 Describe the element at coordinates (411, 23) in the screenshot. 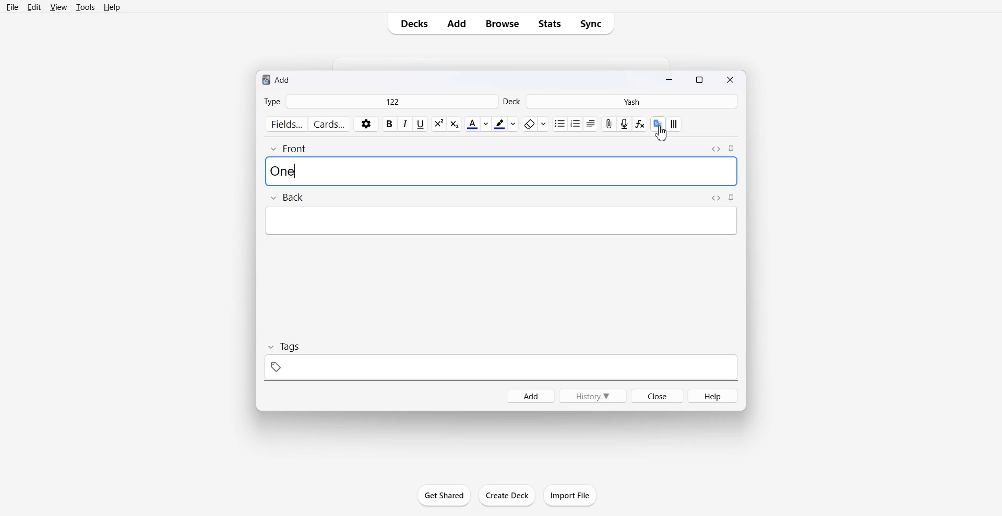

I see `Decks` at that location.